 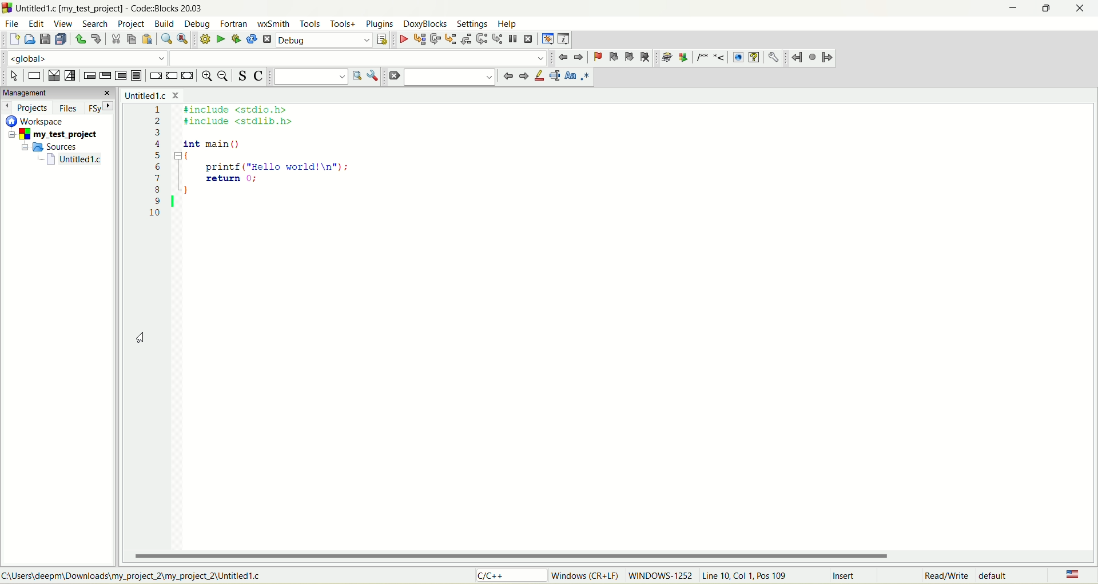 I want to click on C:\Users\deepm\Downloads\my_project_2\my_project_2\Untitled1.c, so click(x=138, y=574).